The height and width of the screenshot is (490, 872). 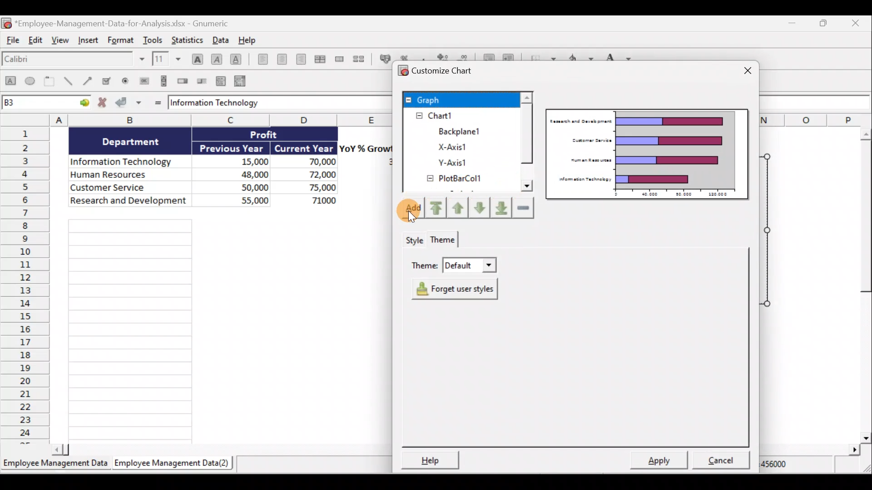 What do you see at coordinates (409, 209) in the screenshot?
I see `Add` at bounding box center [409, 209].